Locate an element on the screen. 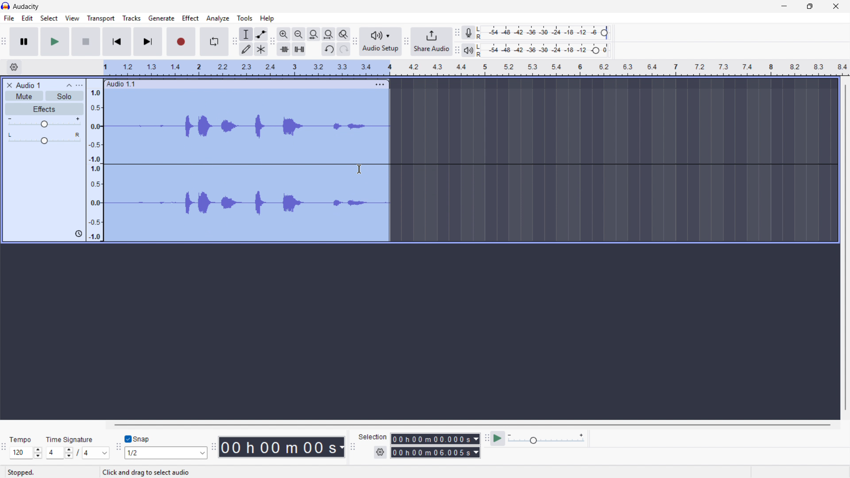 The height and width of the screenshot is (478, 850). redo is located at coordinates (343, 50).